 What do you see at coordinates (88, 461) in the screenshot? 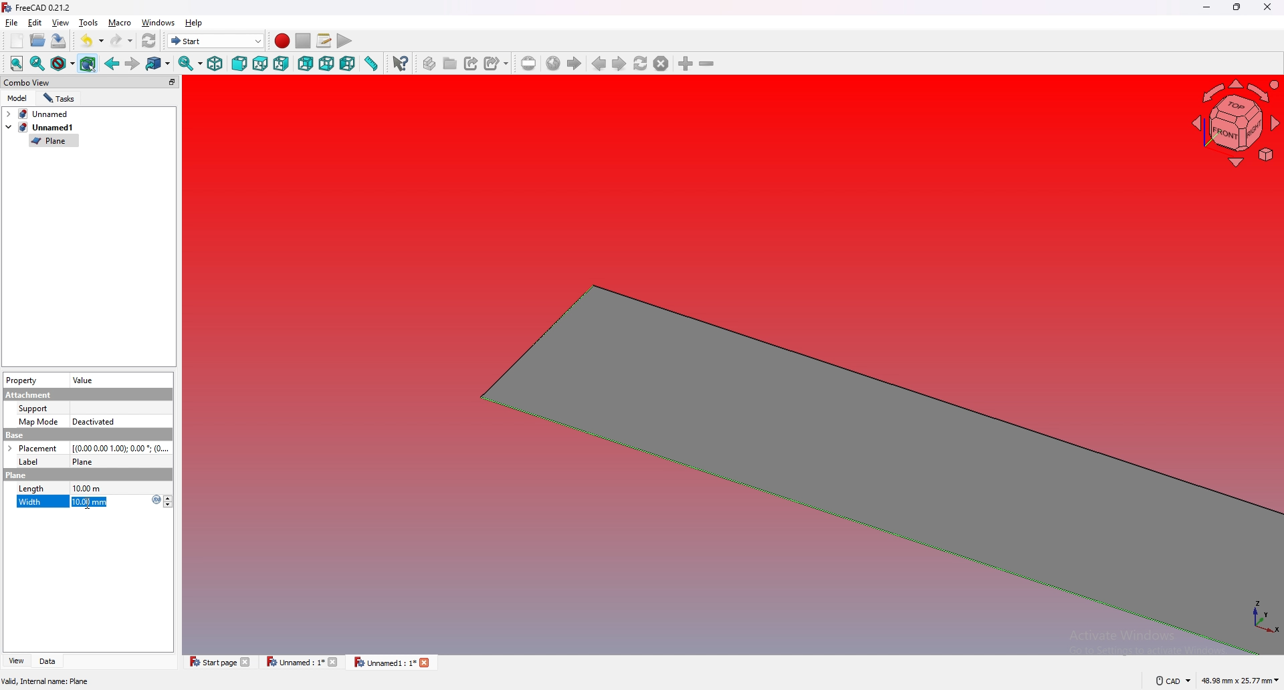
I see `plane` at bounding box center [88, 461].